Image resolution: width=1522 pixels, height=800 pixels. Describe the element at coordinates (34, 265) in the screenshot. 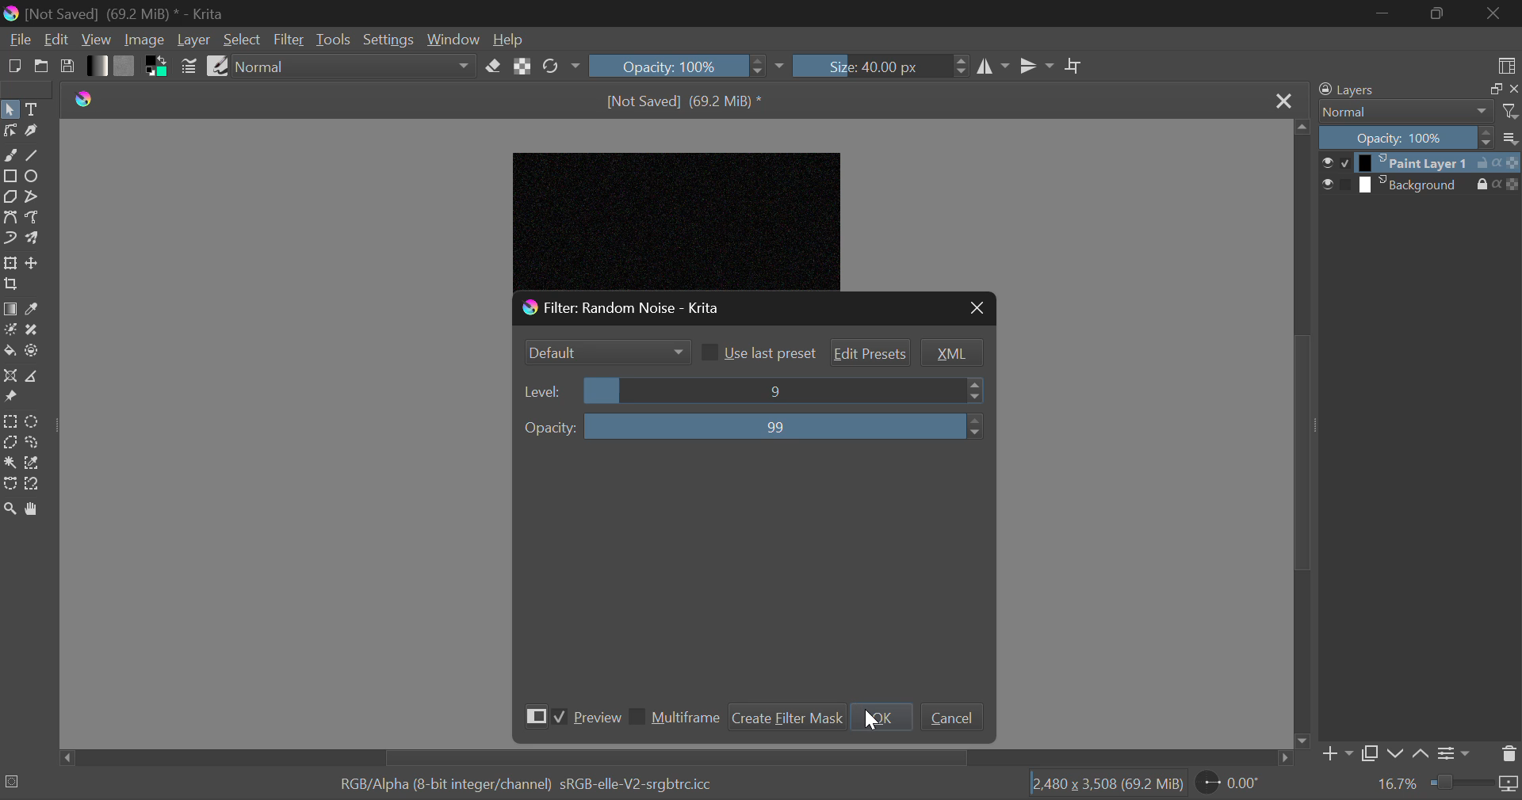

I see `Move Layer` at that location.